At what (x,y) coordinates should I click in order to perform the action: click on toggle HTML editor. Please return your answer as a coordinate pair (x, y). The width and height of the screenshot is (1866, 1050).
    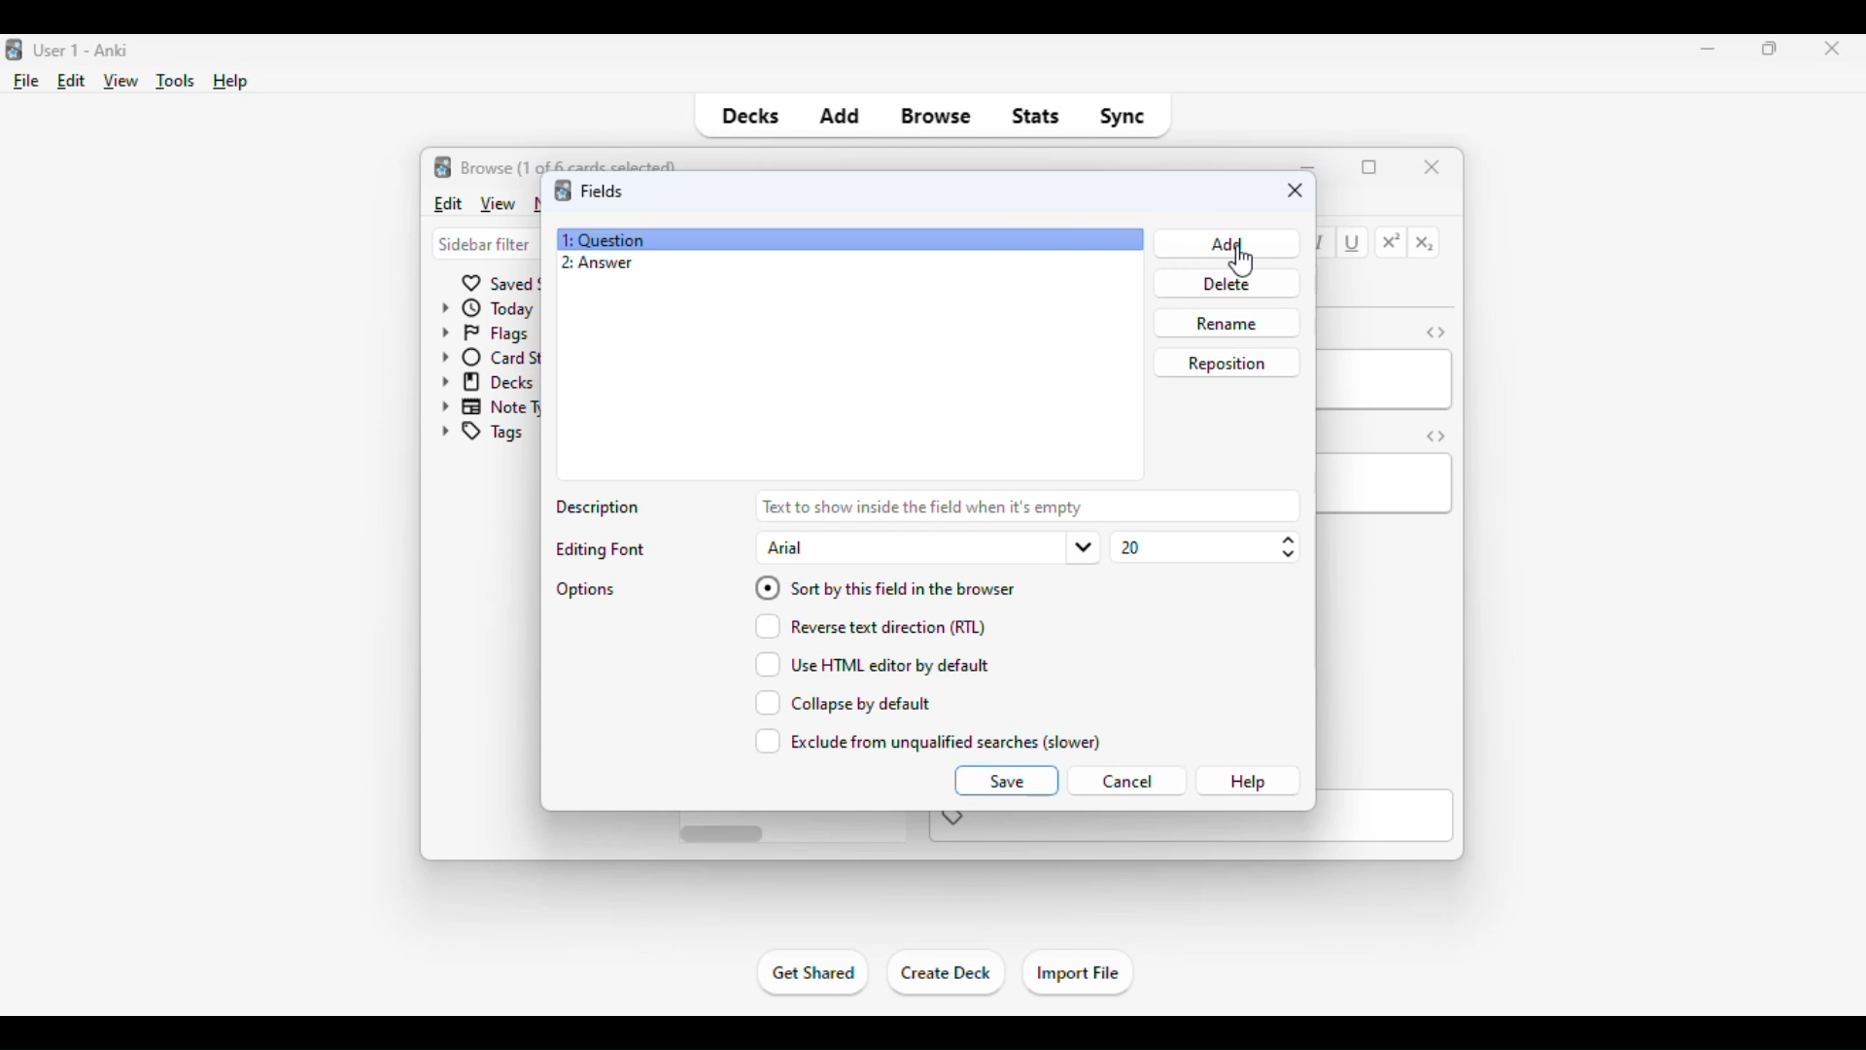
    Looking at the image, I should click on (1436, 436).